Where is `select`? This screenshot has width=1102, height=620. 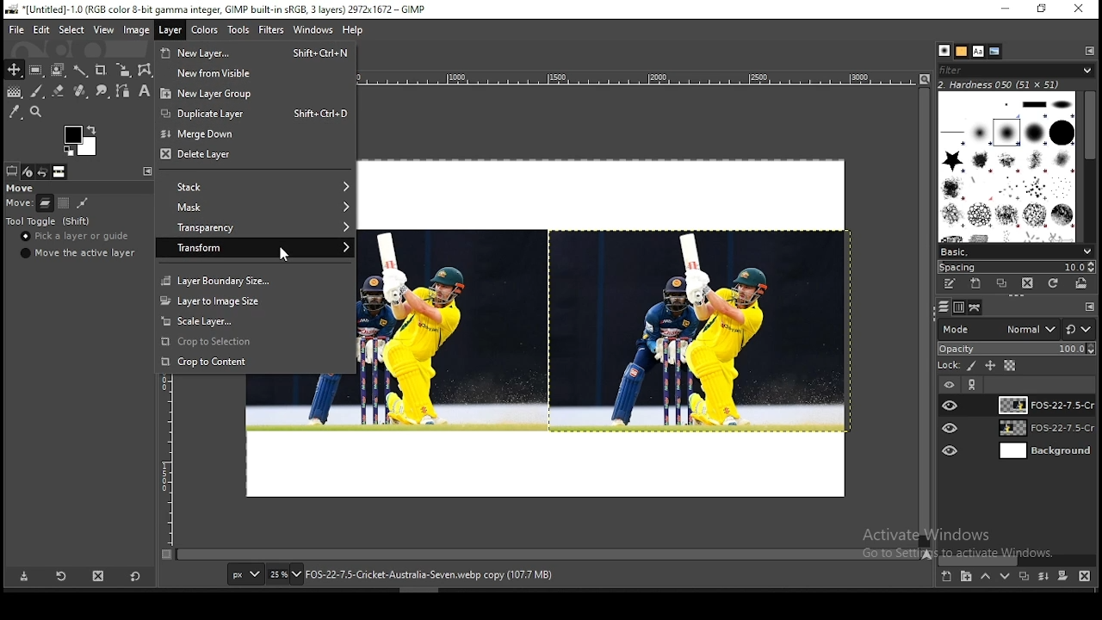 select is located at coordinates (72, 31).